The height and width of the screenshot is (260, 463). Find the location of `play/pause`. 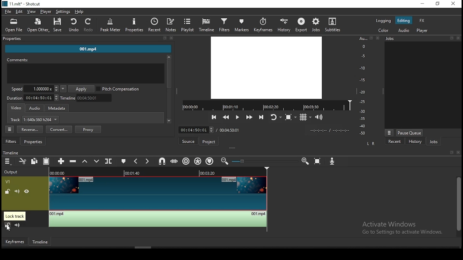

play/pause is located at coordinates (237, 116).